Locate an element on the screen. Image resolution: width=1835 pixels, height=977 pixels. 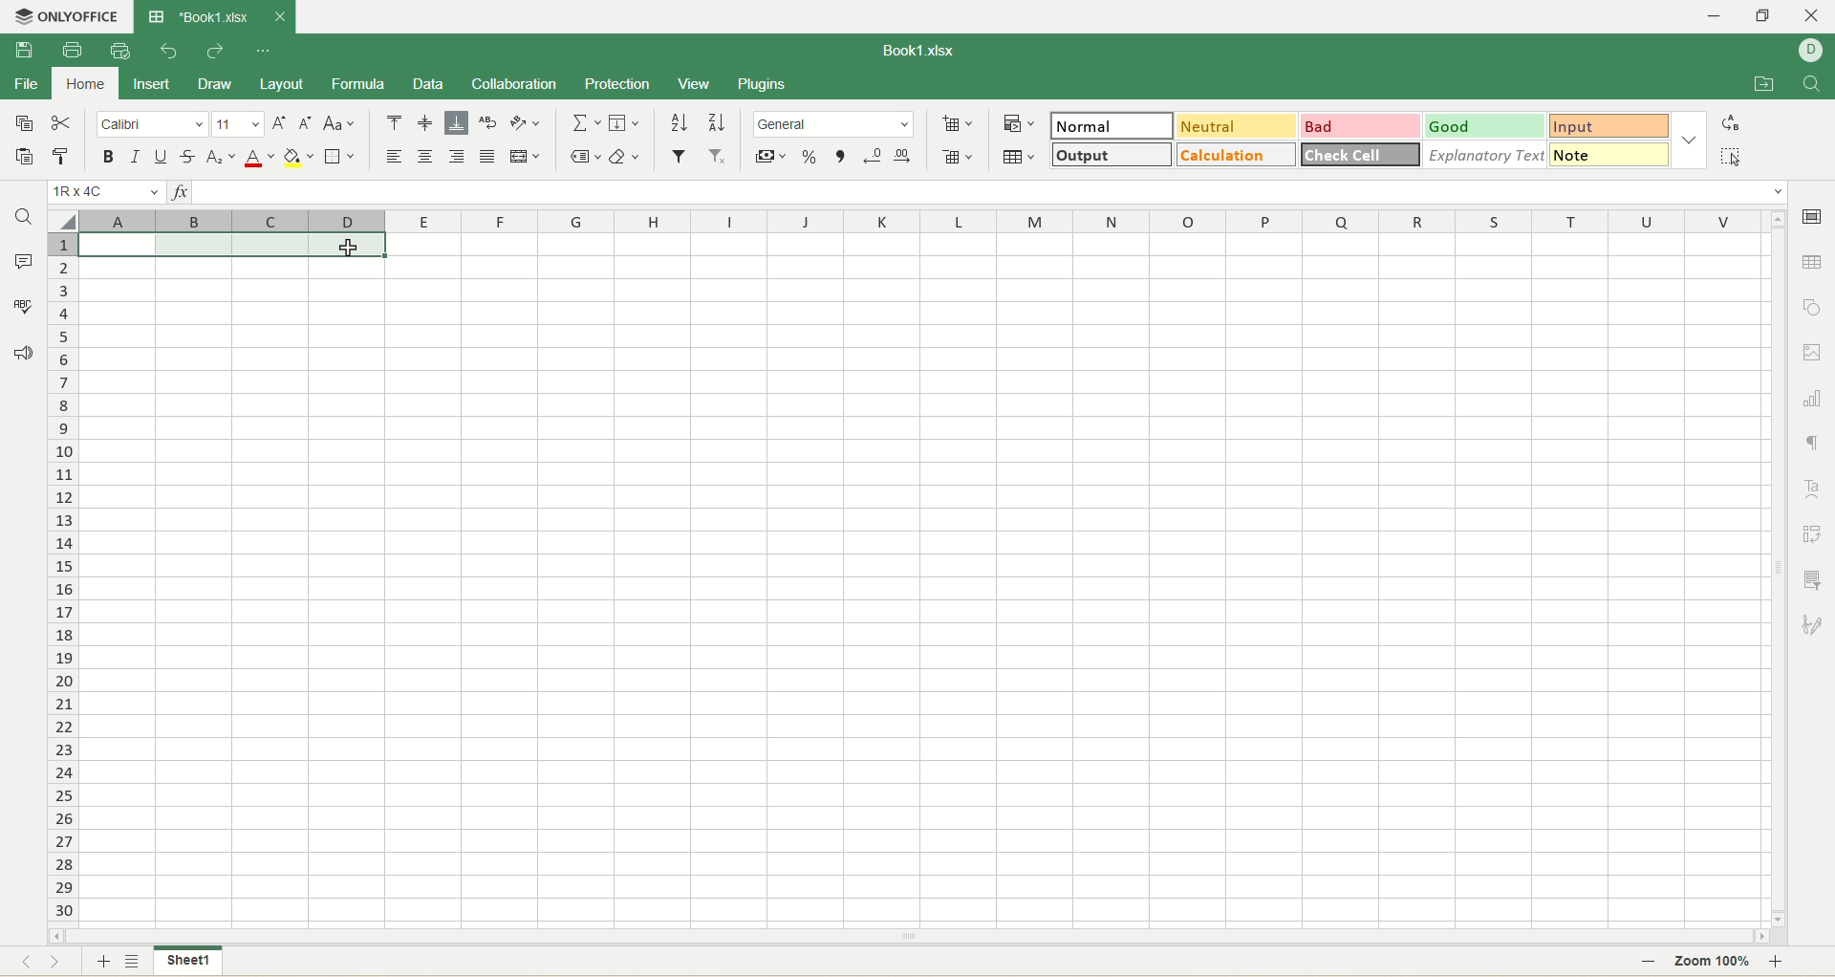
cell position is located at coordinates (108, 192).